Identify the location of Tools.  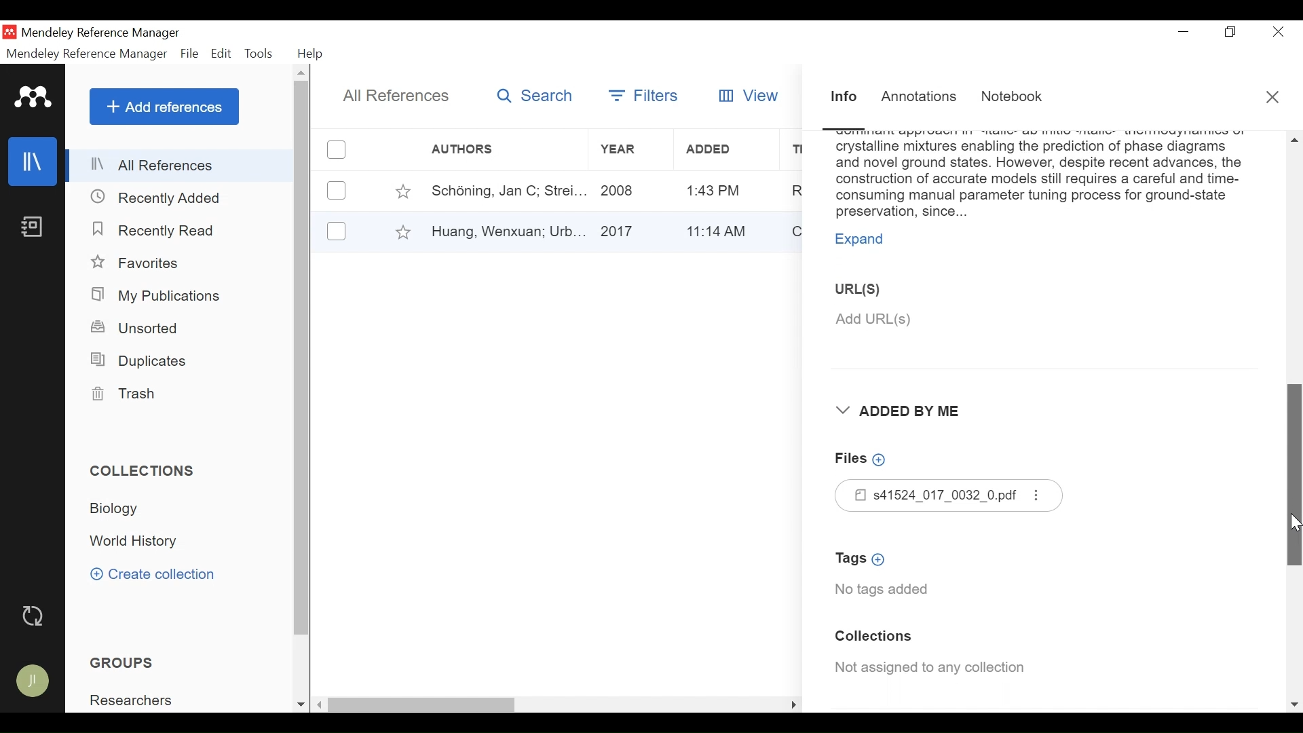
(259, 54).